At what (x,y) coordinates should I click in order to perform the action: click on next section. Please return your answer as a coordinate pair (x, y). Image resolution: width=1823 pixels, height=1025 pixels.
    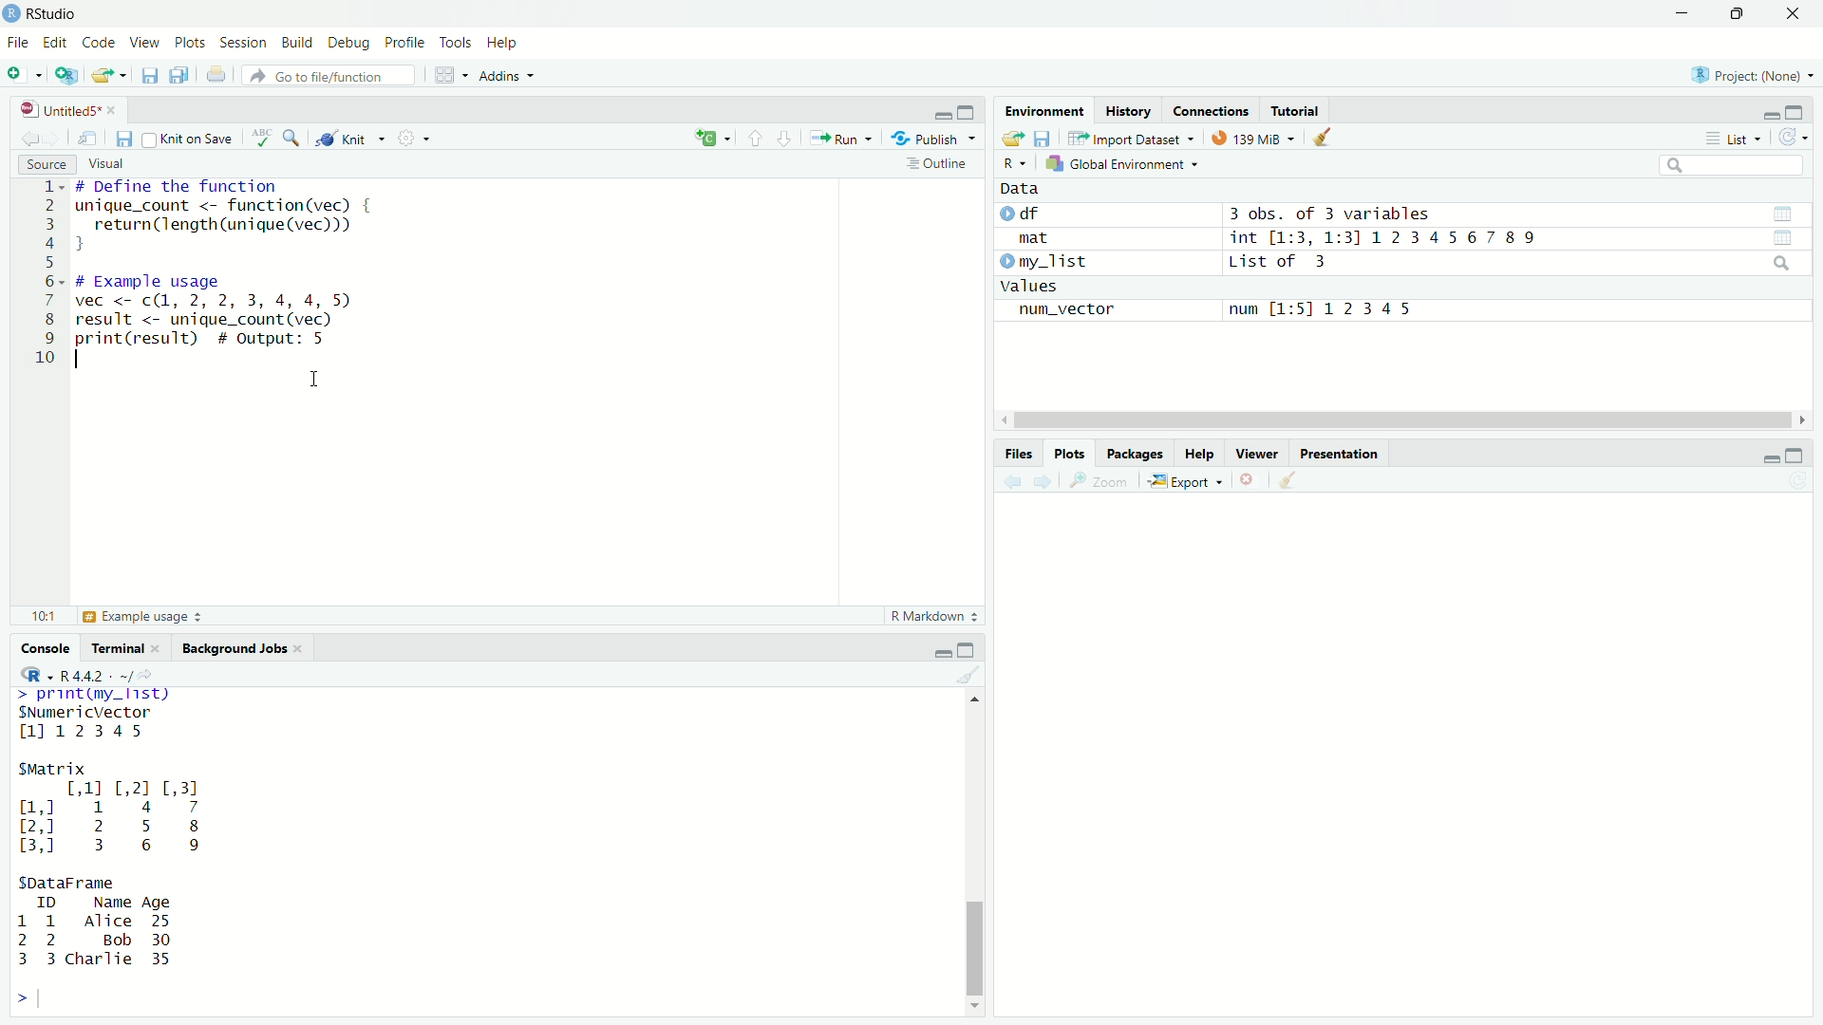
    Looking at the image, I should click on (784, 140).